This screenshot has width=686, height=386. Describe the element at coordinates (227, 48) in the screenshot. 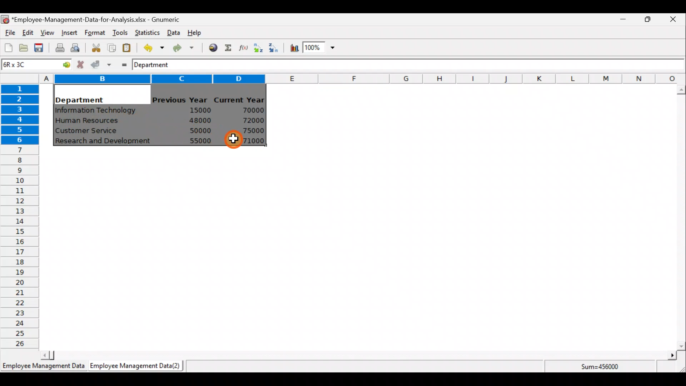

I see `Sum into the current cell` at that location.